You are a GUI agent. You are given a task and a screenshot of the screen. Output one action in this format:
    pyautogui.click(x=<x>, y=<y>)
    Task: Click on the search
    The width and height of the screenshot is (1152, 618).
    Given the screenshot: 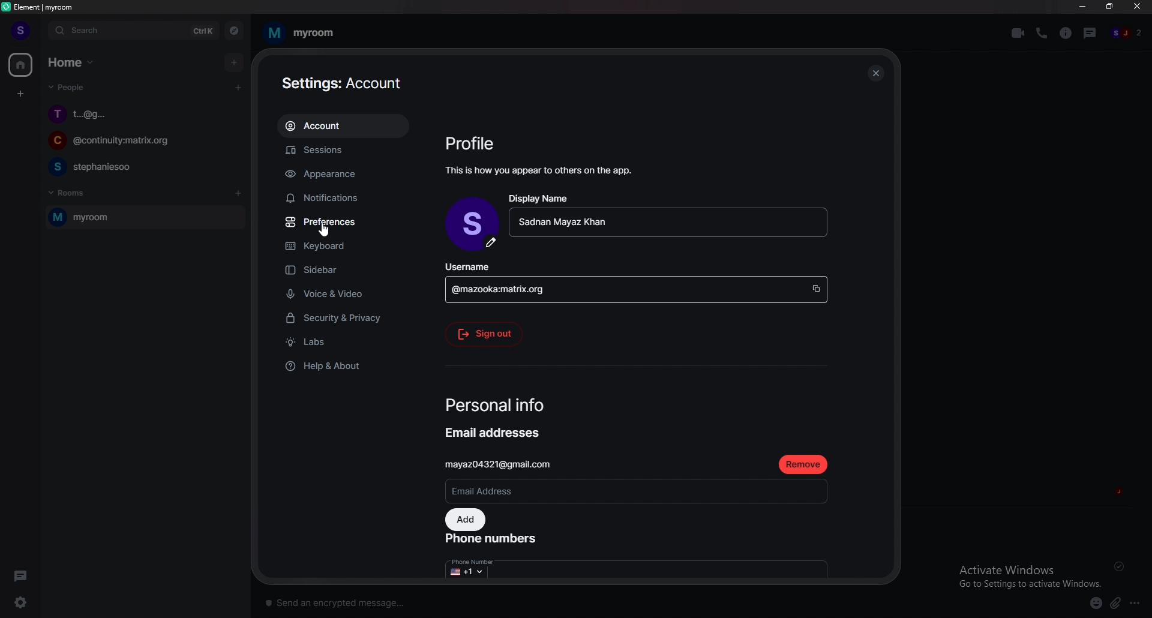 What is the action you would take?
    pyautogui.click(x=133, y=31)
    